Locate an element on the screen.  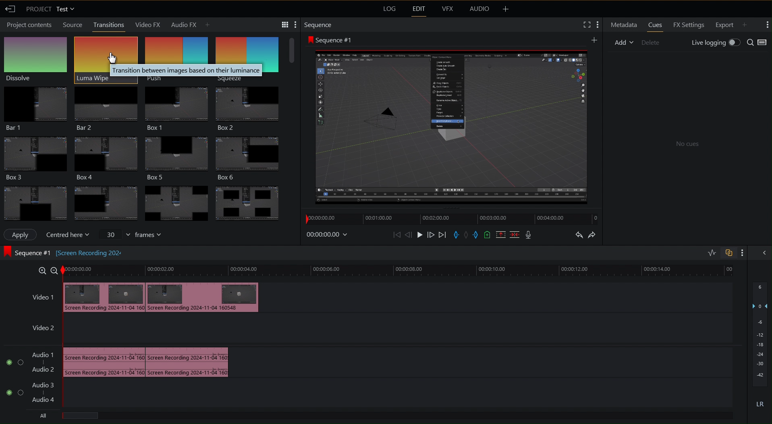
Live Logging is located at coordinates (716, 42).